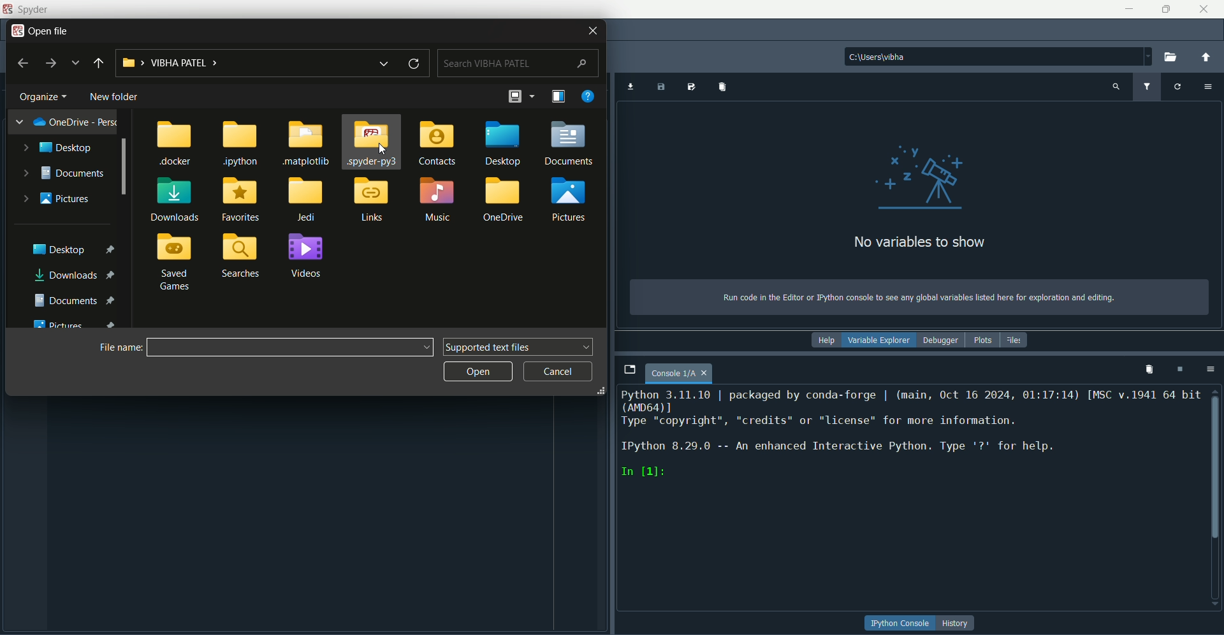 The height and width of the screenshot is (635, 1224). I want to click on refresh variable, so click(1179, 87).